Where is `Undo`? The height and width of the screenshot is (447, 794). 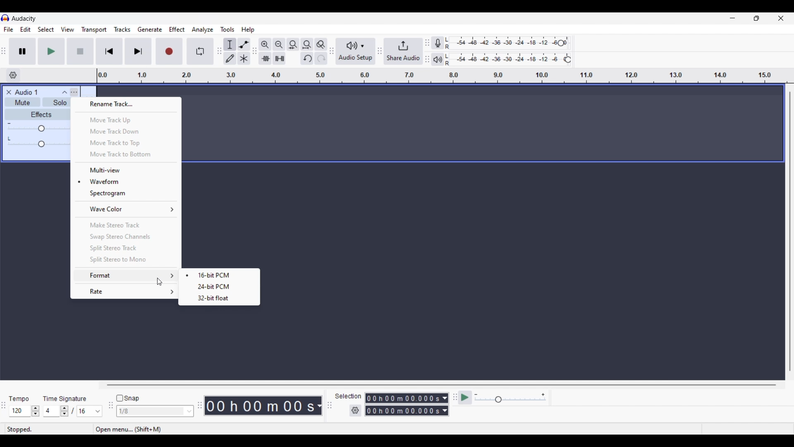 Undo is located at coordinates (307, 58).